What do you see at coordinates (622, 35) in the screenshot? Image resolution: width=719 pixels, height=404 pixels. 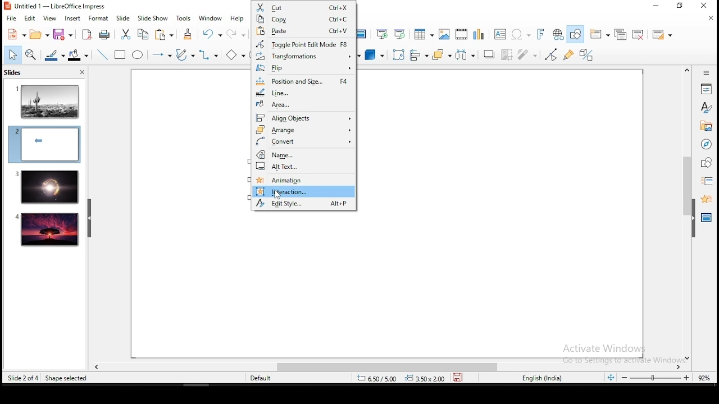 I see `duplicate slide` at bounding box center [622, 35].